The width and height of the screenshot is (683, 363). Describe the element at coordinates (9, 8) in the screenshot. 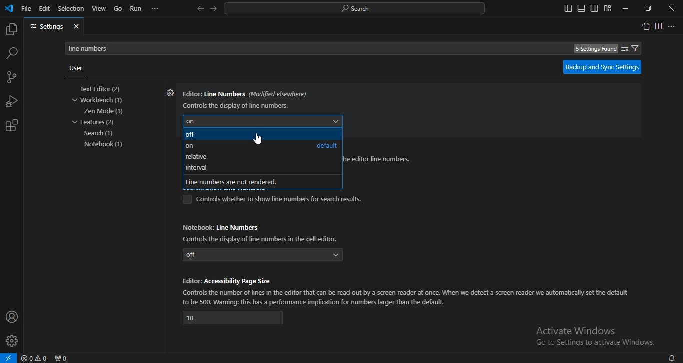

I see `VSCode` at that location.